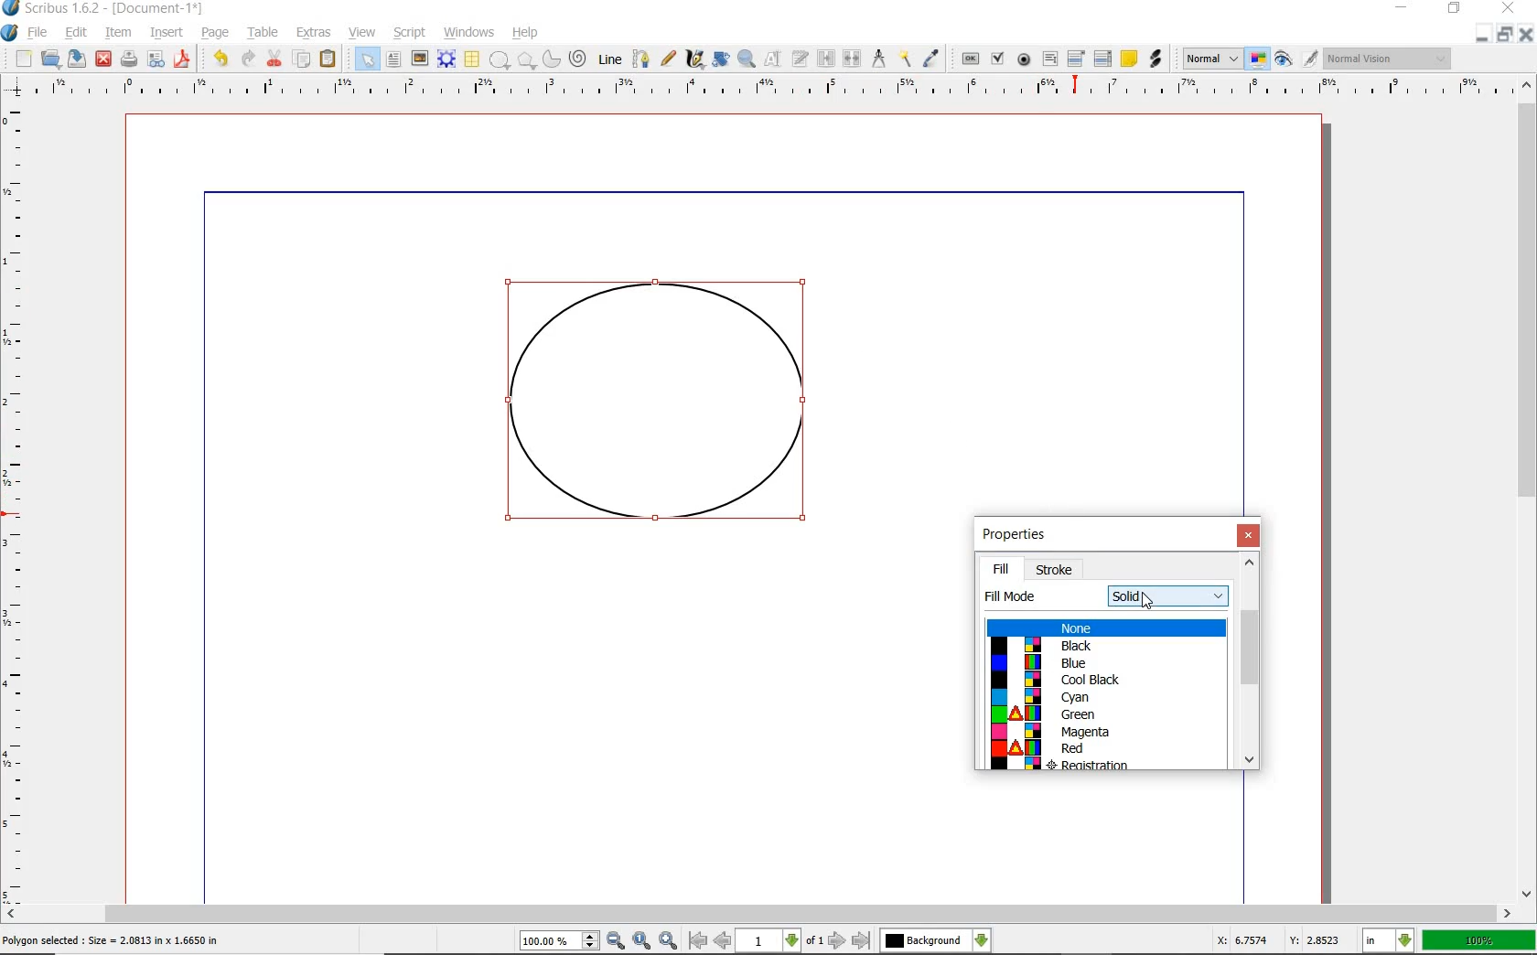 The height and width of the screenshot is (955, 1537). I want to click on visual appearance of the display, so click(1388, 59).